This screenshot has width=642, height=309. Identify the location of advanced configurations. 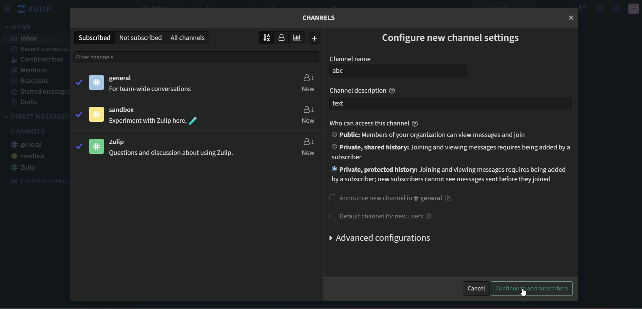
(378, 238).